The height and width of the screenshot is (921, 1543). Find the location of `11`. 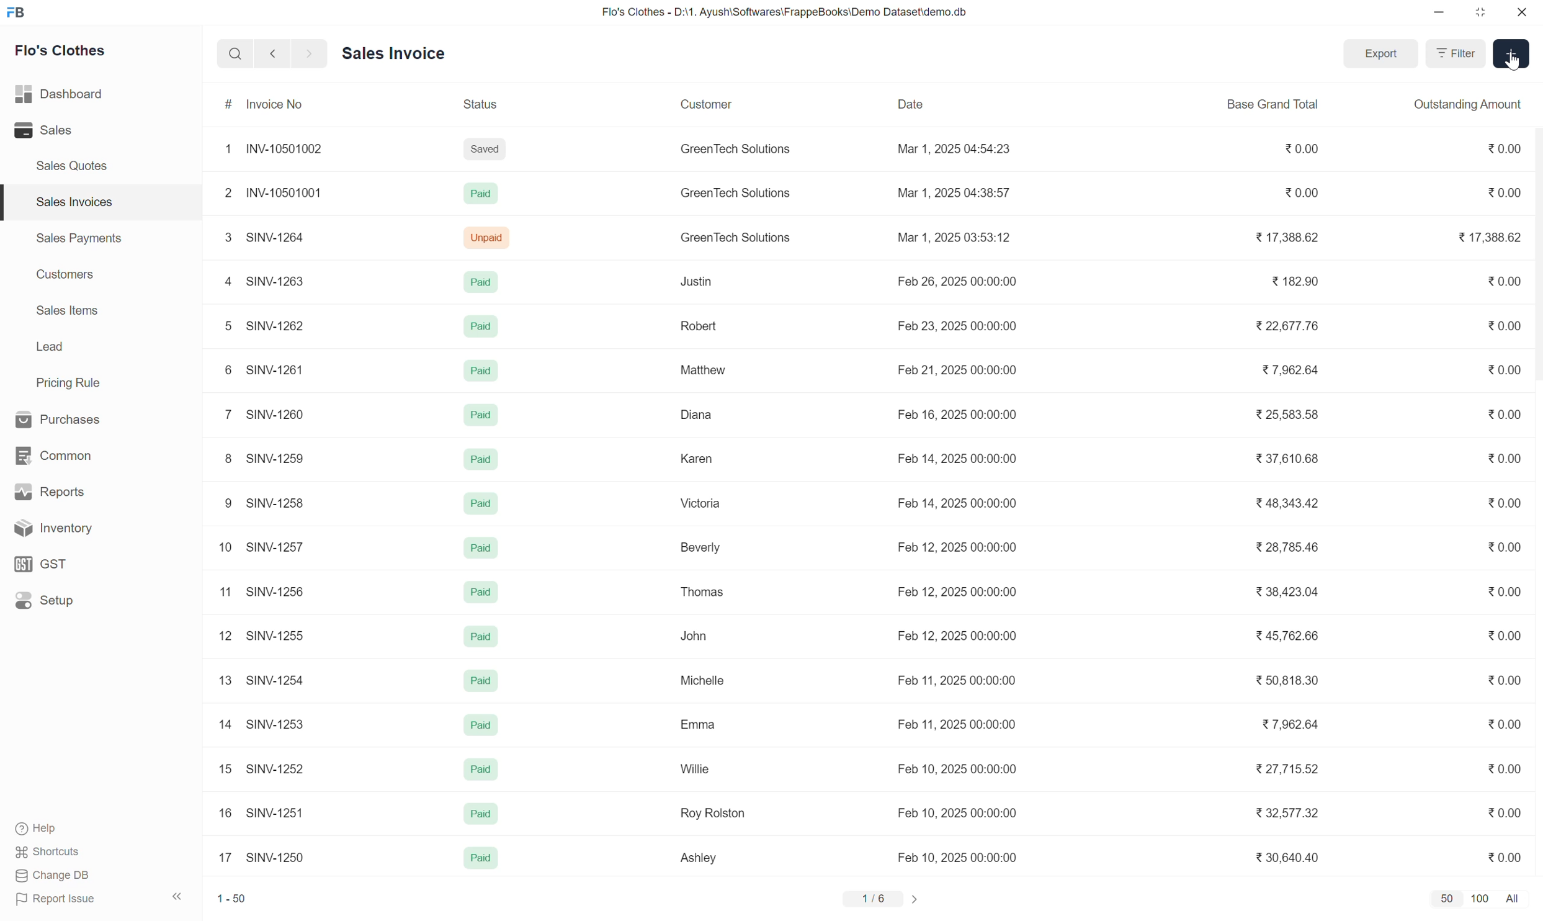

11 is located at coordinates (220, 594).